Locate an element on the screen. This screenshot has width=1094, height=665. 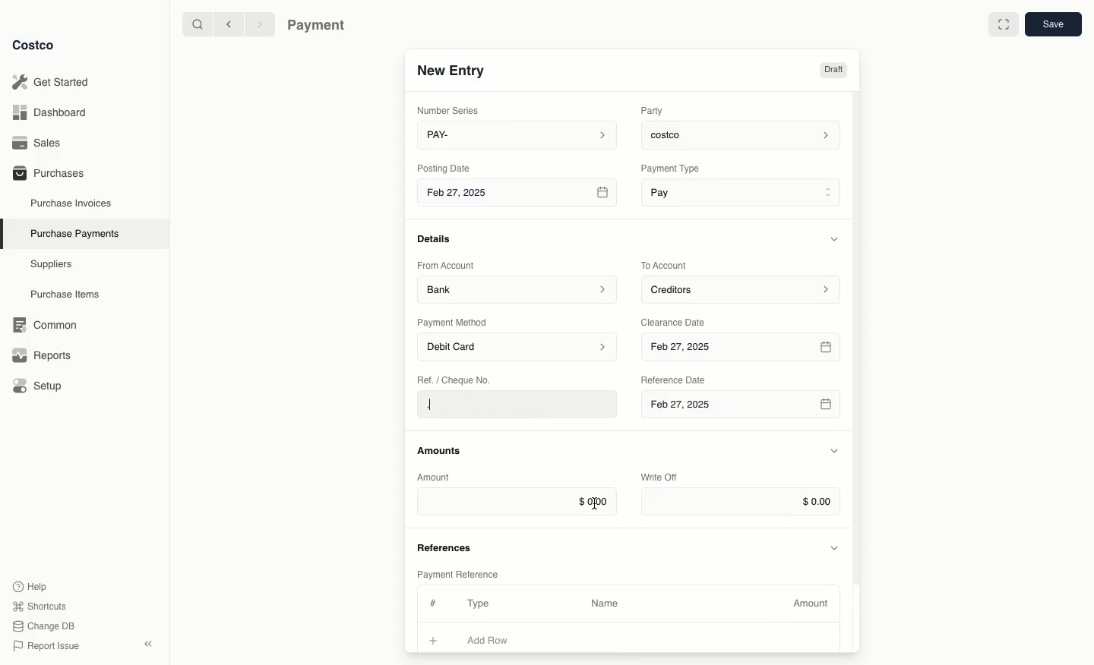
‘Payment Type is located at coordinates (669, 168).